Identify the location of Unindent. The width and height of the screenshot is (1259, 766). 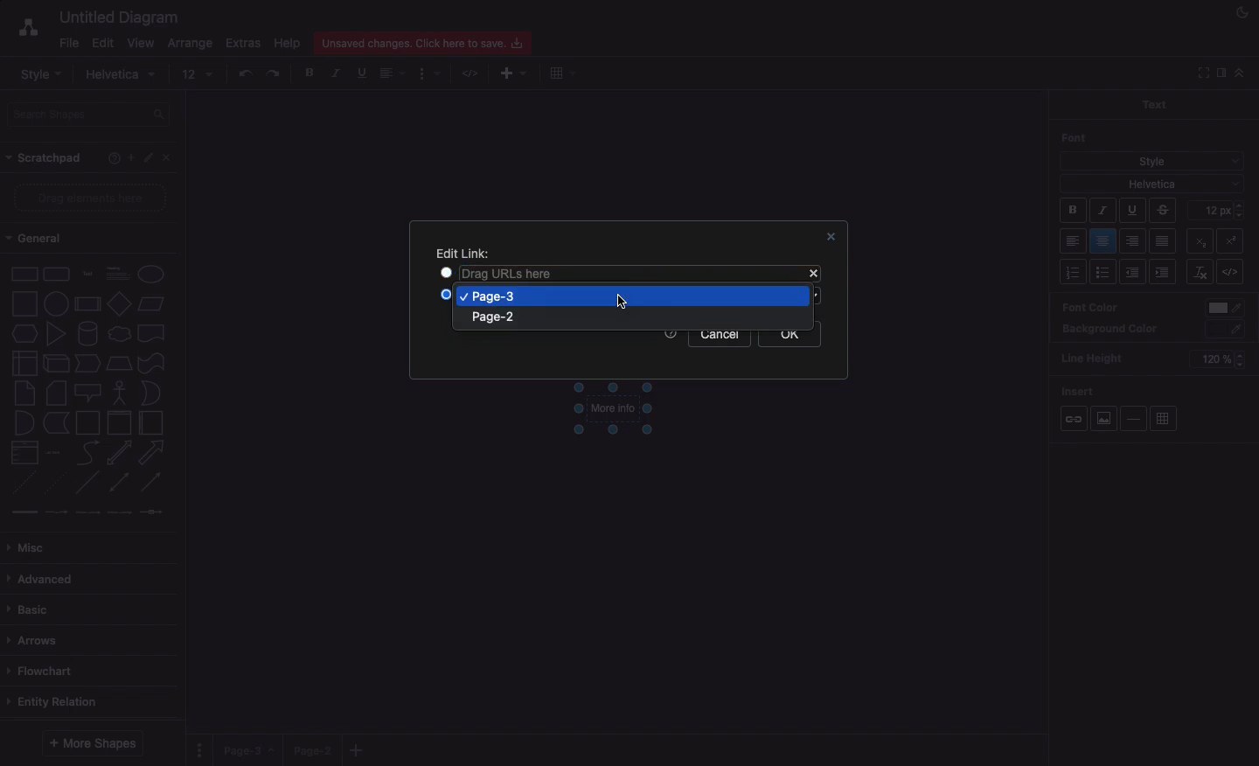
(1135, 272).